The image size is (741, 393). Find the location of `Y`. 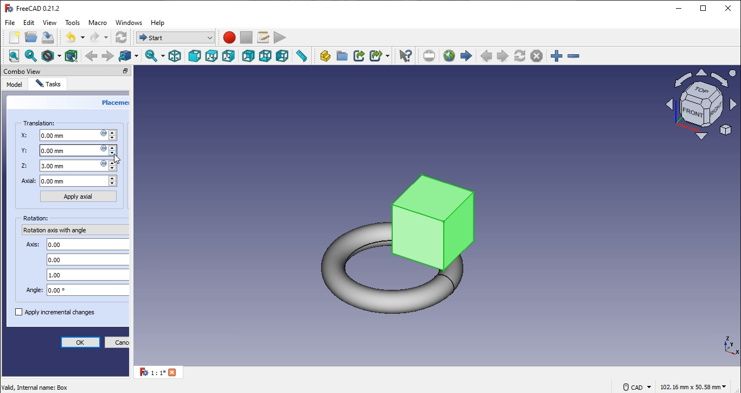

Y is located at coordinates (71, 151).